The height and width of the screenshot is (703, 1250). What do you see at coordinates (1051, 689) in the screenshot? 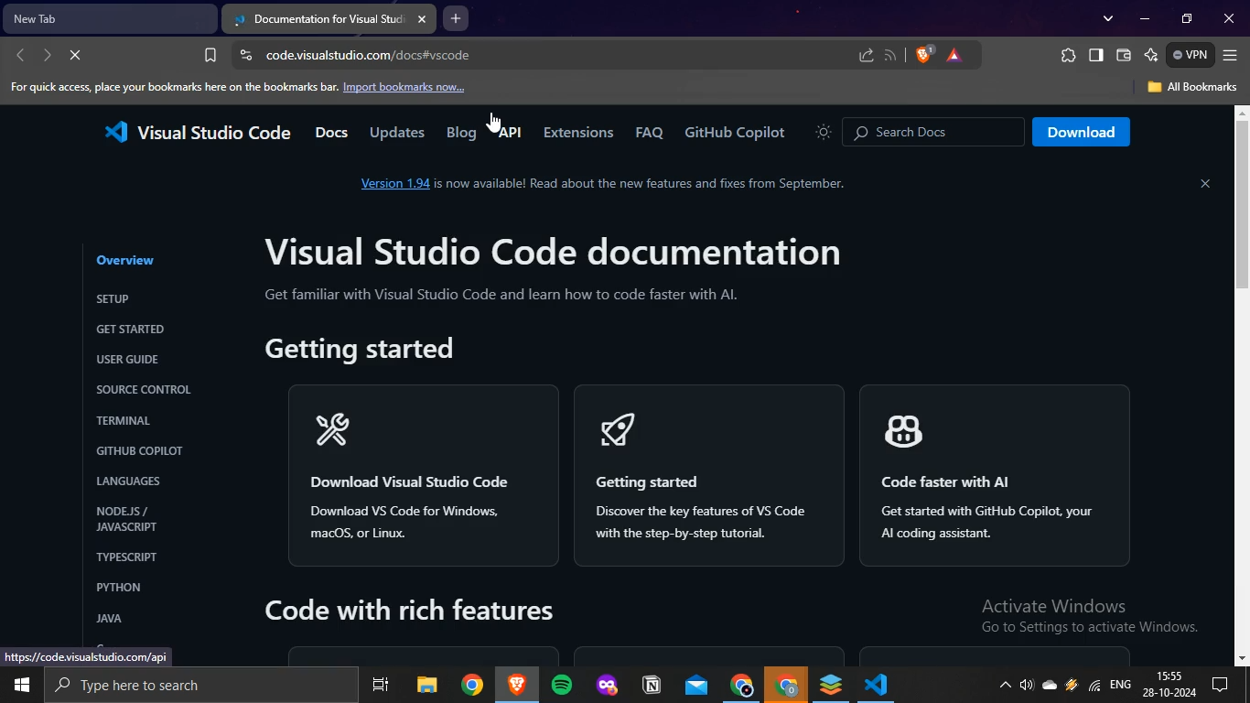
I see `onedrive` at bounding box center [1051, 689].